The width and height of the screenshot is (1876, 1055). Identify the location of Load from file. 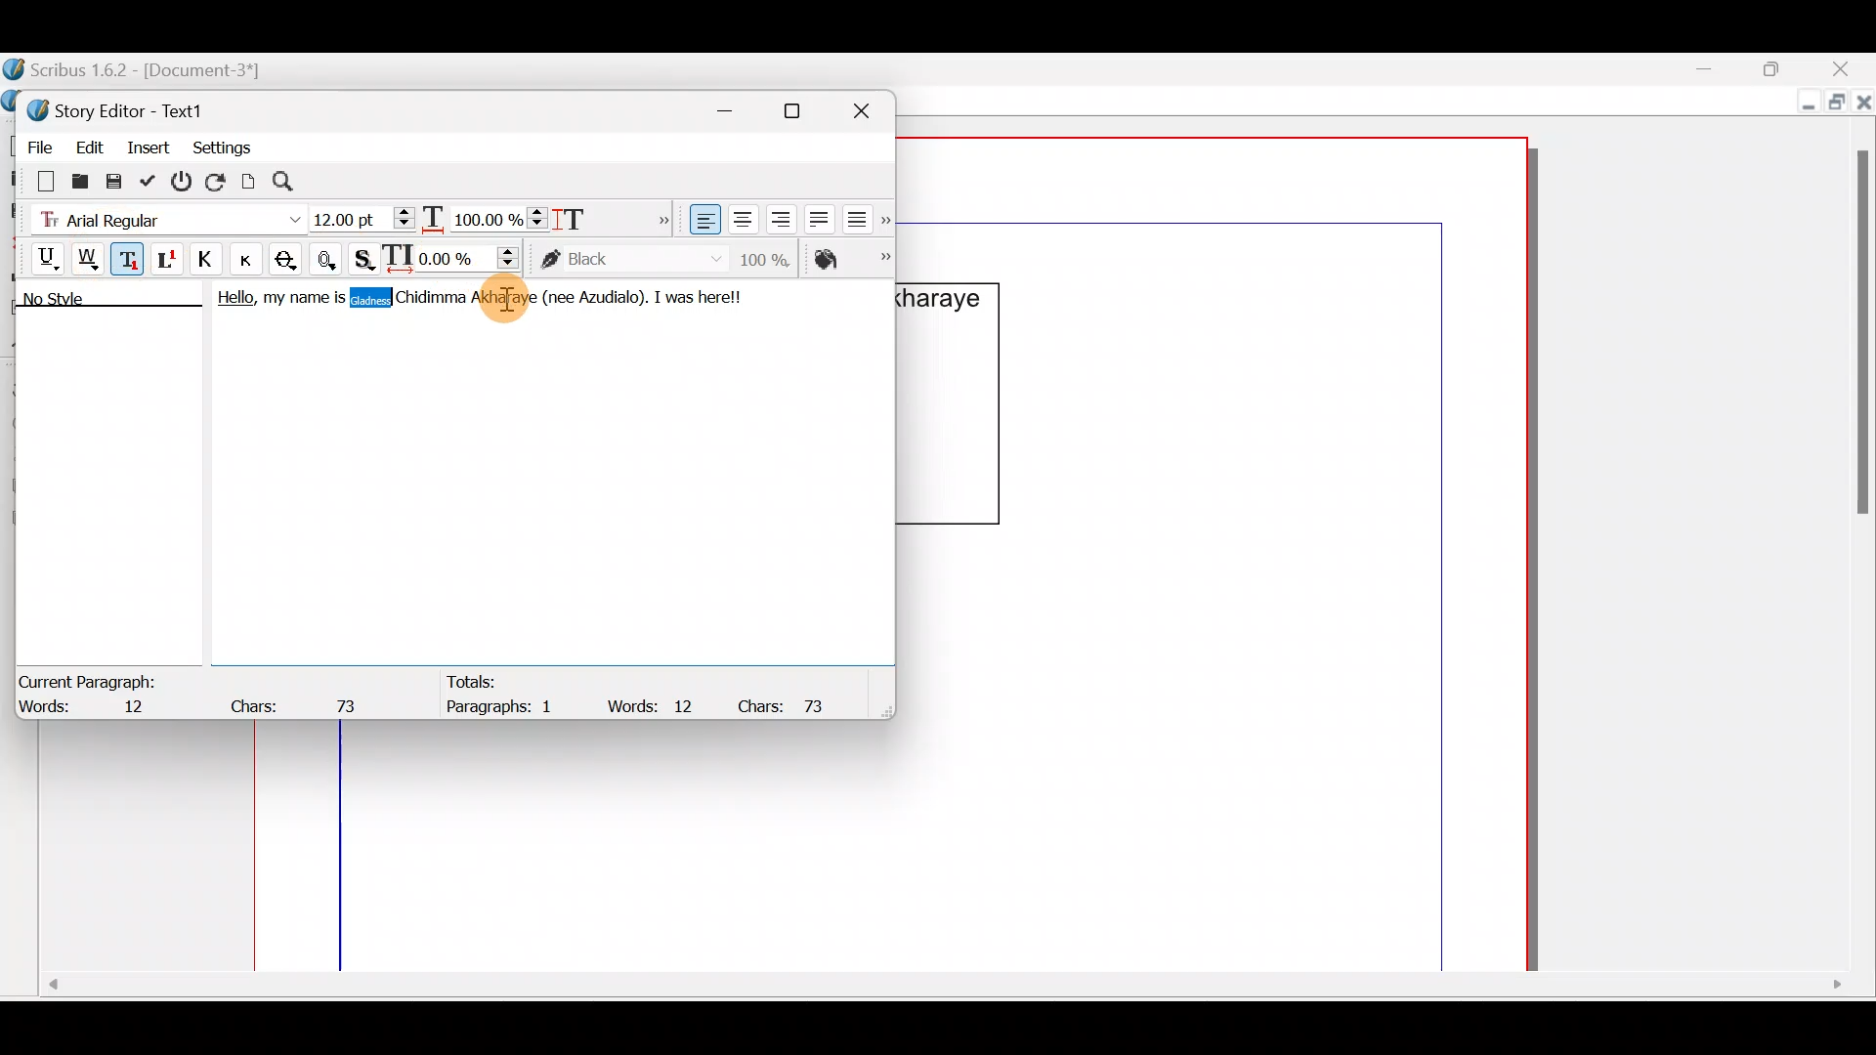
(78, 180).